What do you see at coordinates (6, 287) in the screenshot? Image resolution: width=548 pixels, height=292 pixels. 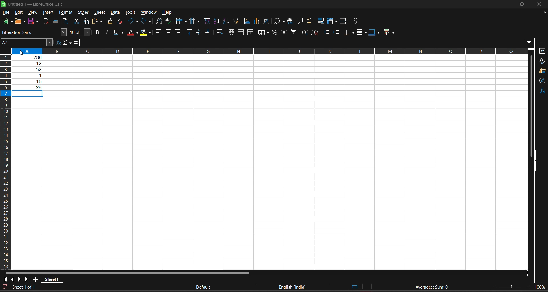 I see `click to save` at bounding box center [6, 287].